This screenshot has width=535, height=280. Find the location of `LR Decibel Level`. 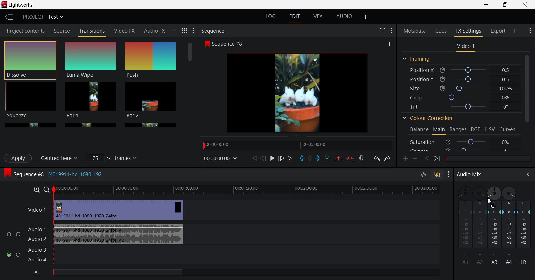

LR Decibel Level is located at coordinates (526, 232).